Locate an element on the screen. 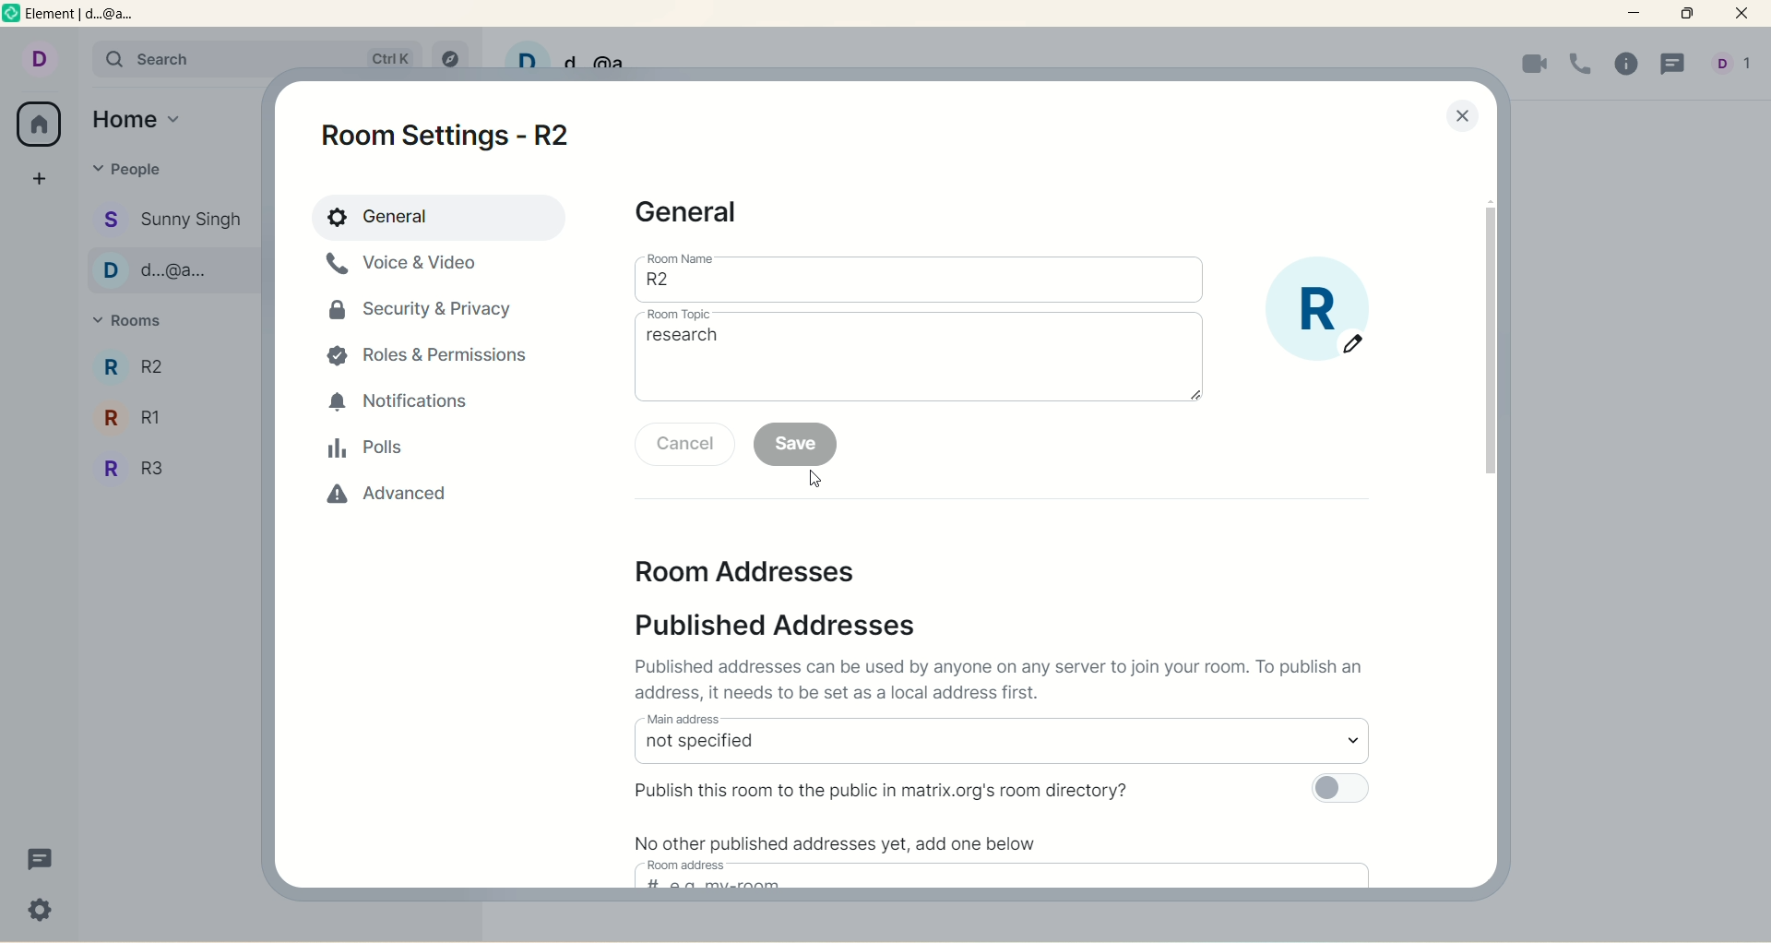 This screenshot has width=1771, height=943. rooms is located at coordinates (135, 322).